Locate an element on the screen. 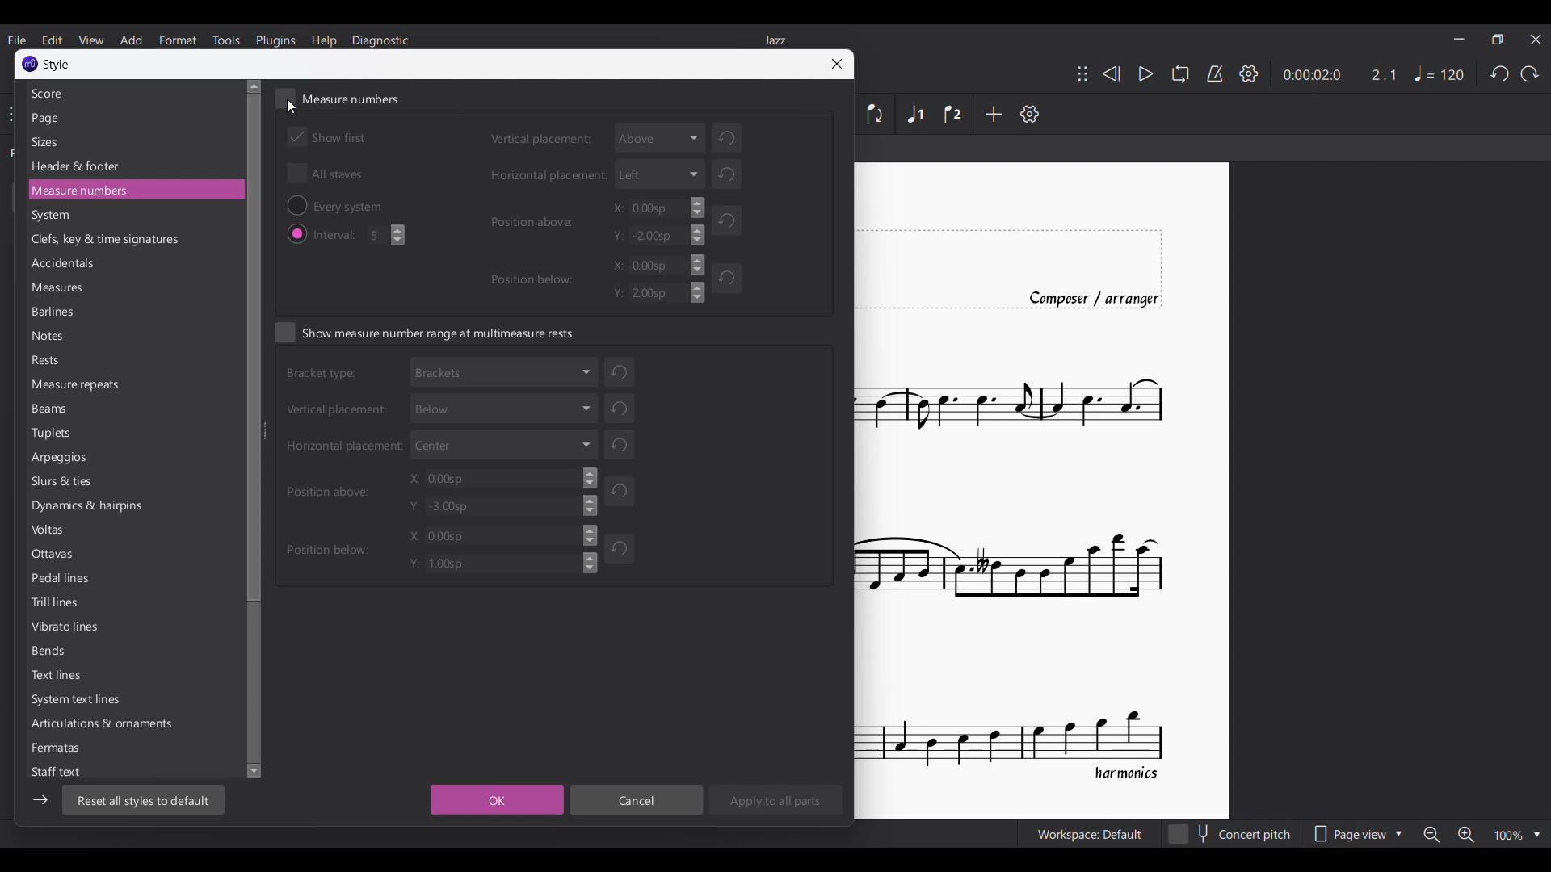 The height and width of the screenshot is (872, 1551). Undo changes made to each is located at coordinates (620, 368).